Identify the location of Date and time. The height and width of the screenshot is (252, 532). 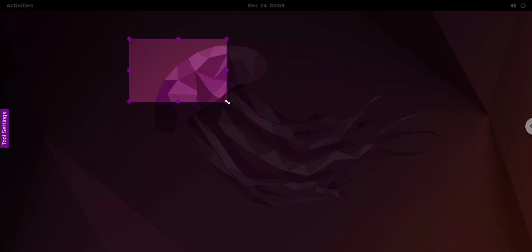
(270, 6).